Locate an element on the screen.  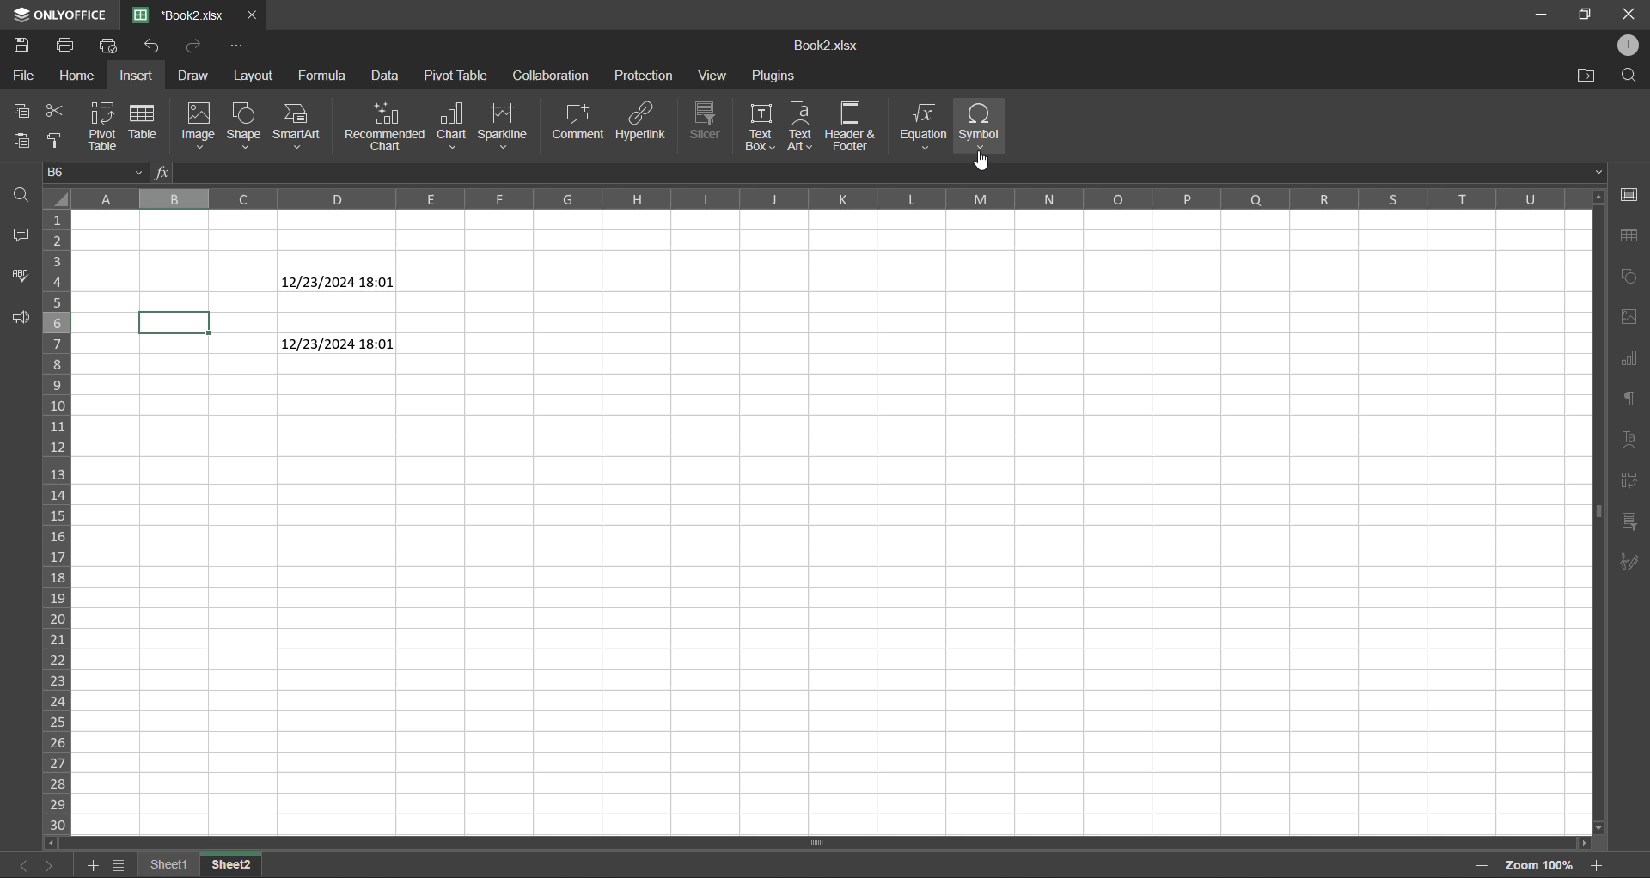
paragraph is located at coordinates (1630, 401).